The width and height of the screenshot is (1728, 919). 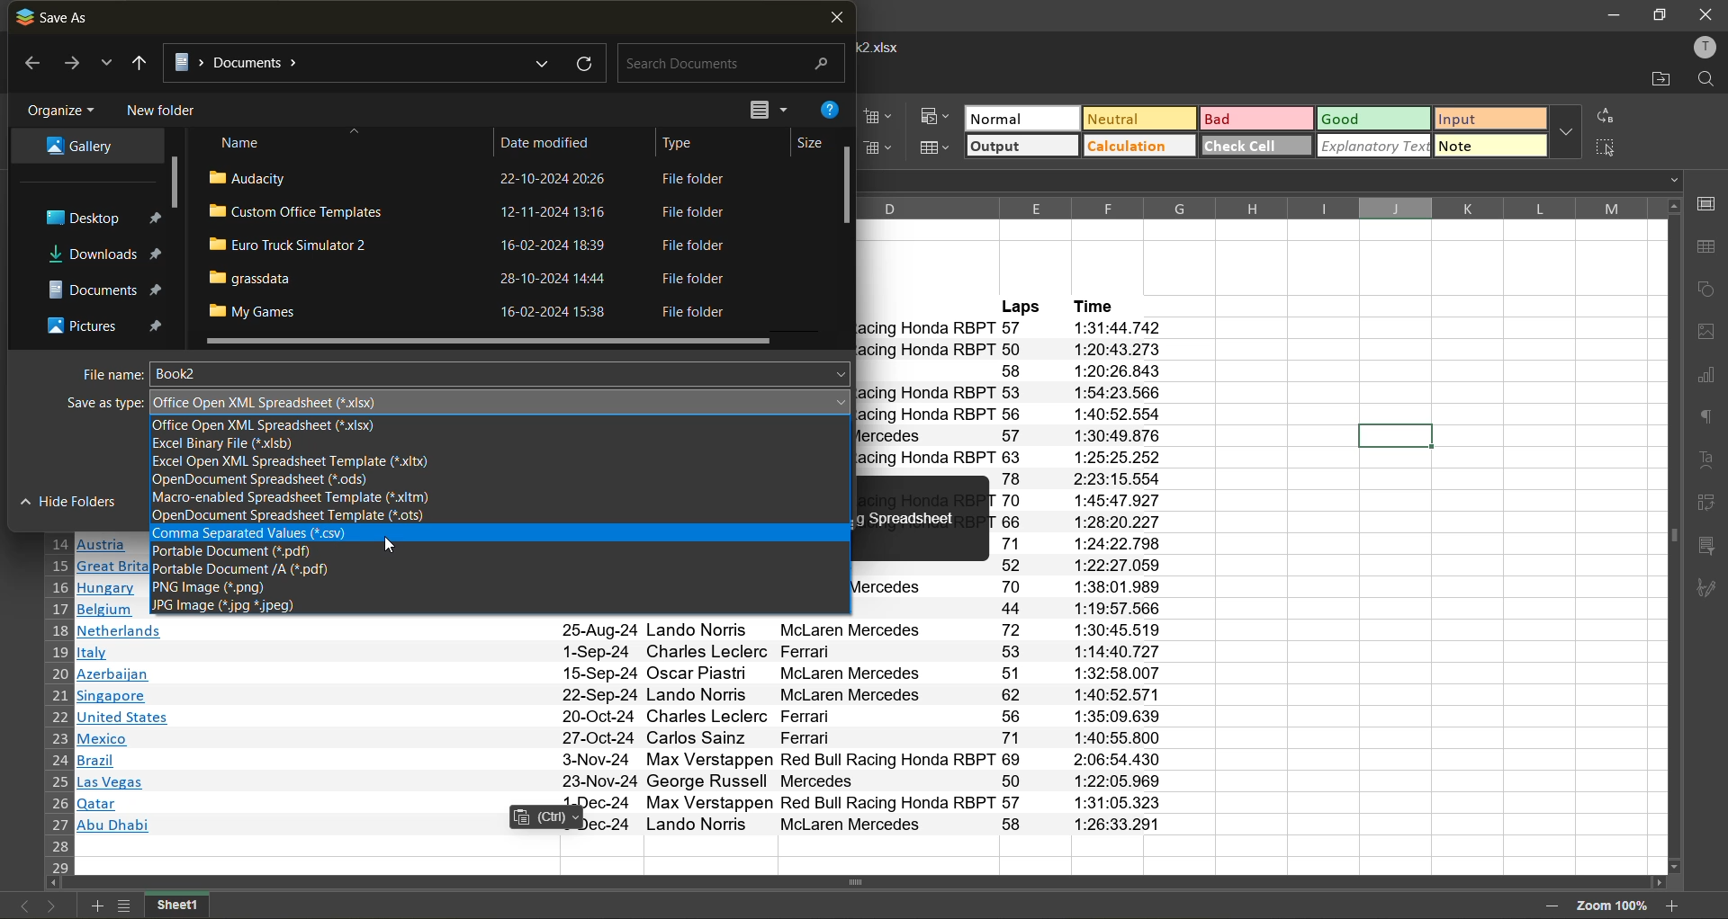 I want to click on pivot table, so click(x=1708, y=506).